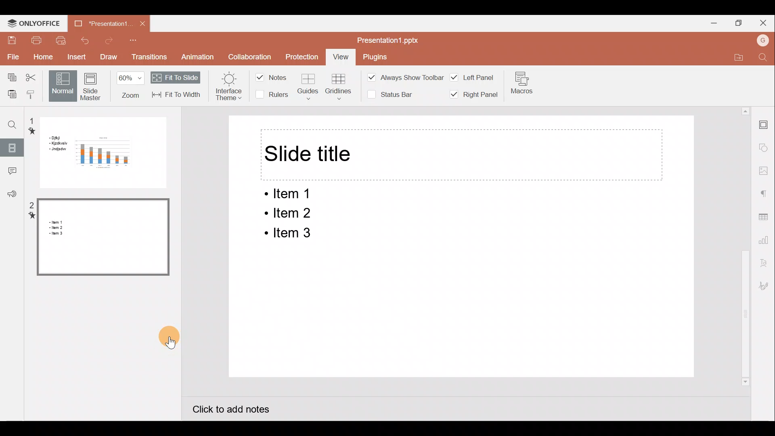  Describe the element at coordinates (237, 407) in the screenshot. I see `Click to add notes` at that location.